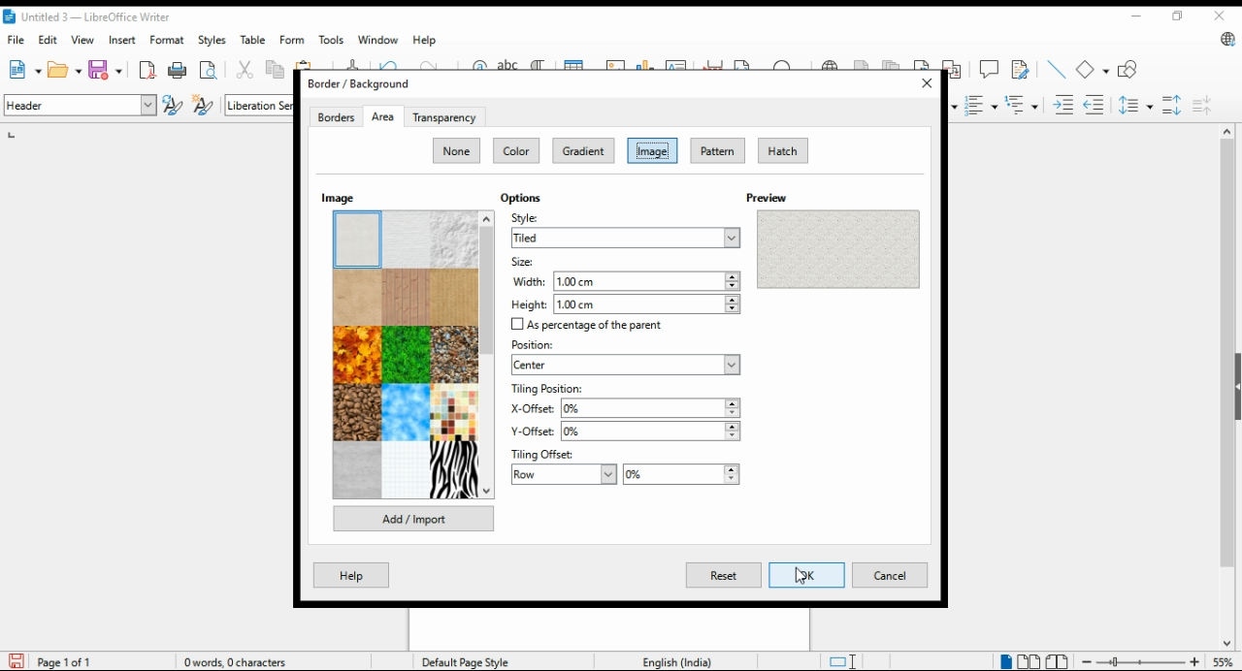 This screenshot has width=1242, height=671. What do you see at coordinates (455, 413) in the screenshot?
I see `image option 12` at bounding box center [455, 413].